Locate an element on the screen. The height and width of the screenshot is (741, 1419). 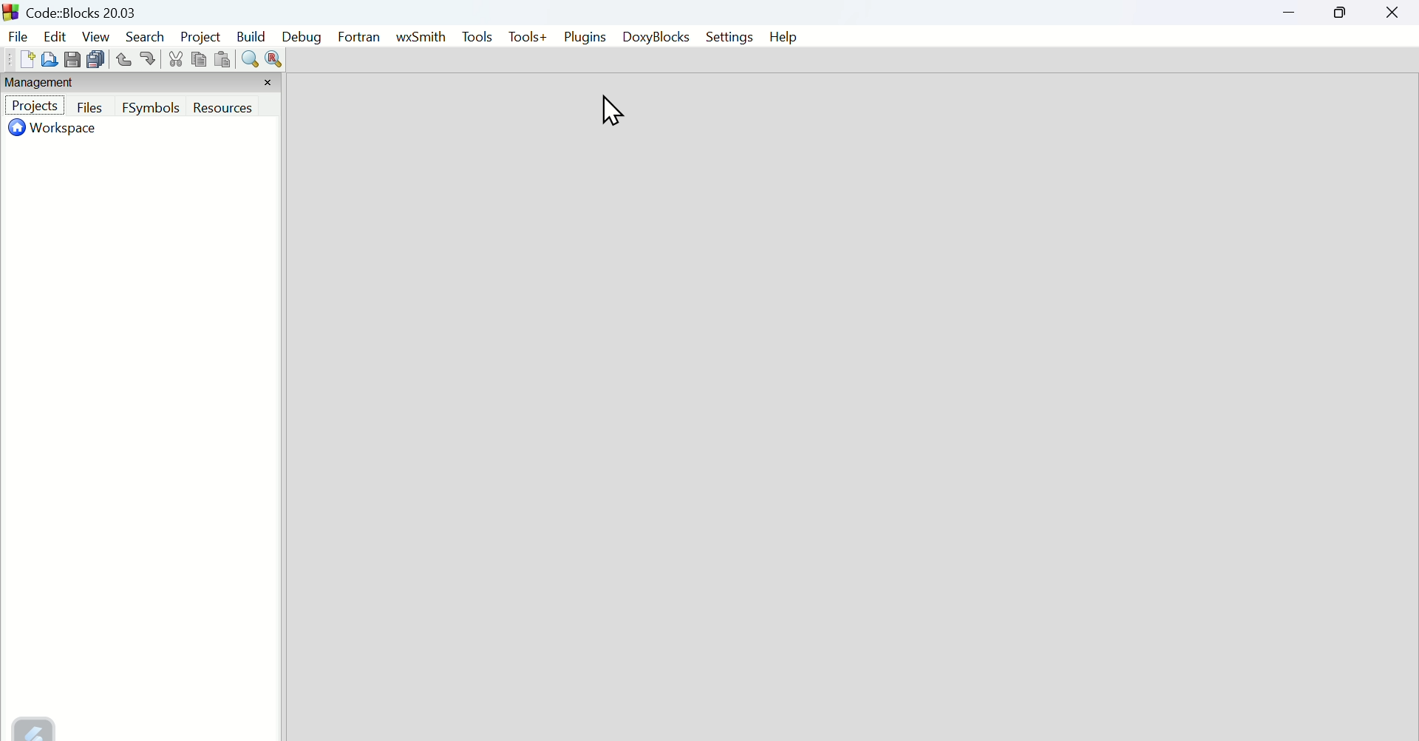
View is located at coordinates (97, 35).